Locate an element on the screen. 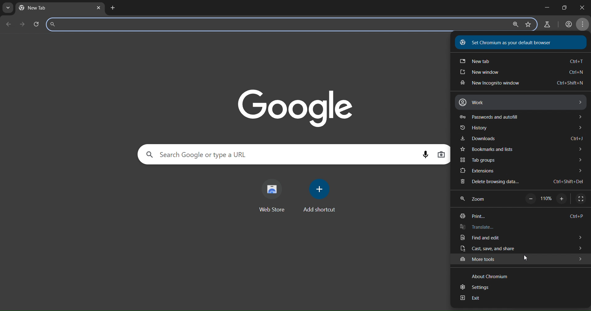  downloads Ctrl+J is located at coordinates (521, 139).